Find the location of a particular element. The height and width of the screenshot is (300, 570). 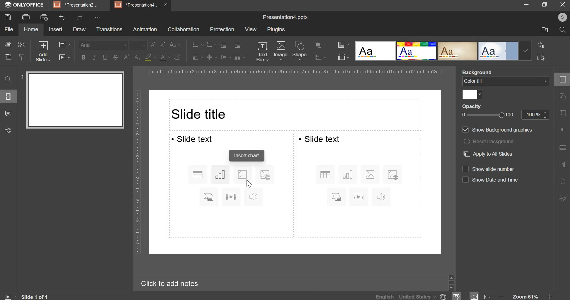

text is located at coordinates (193, 139).